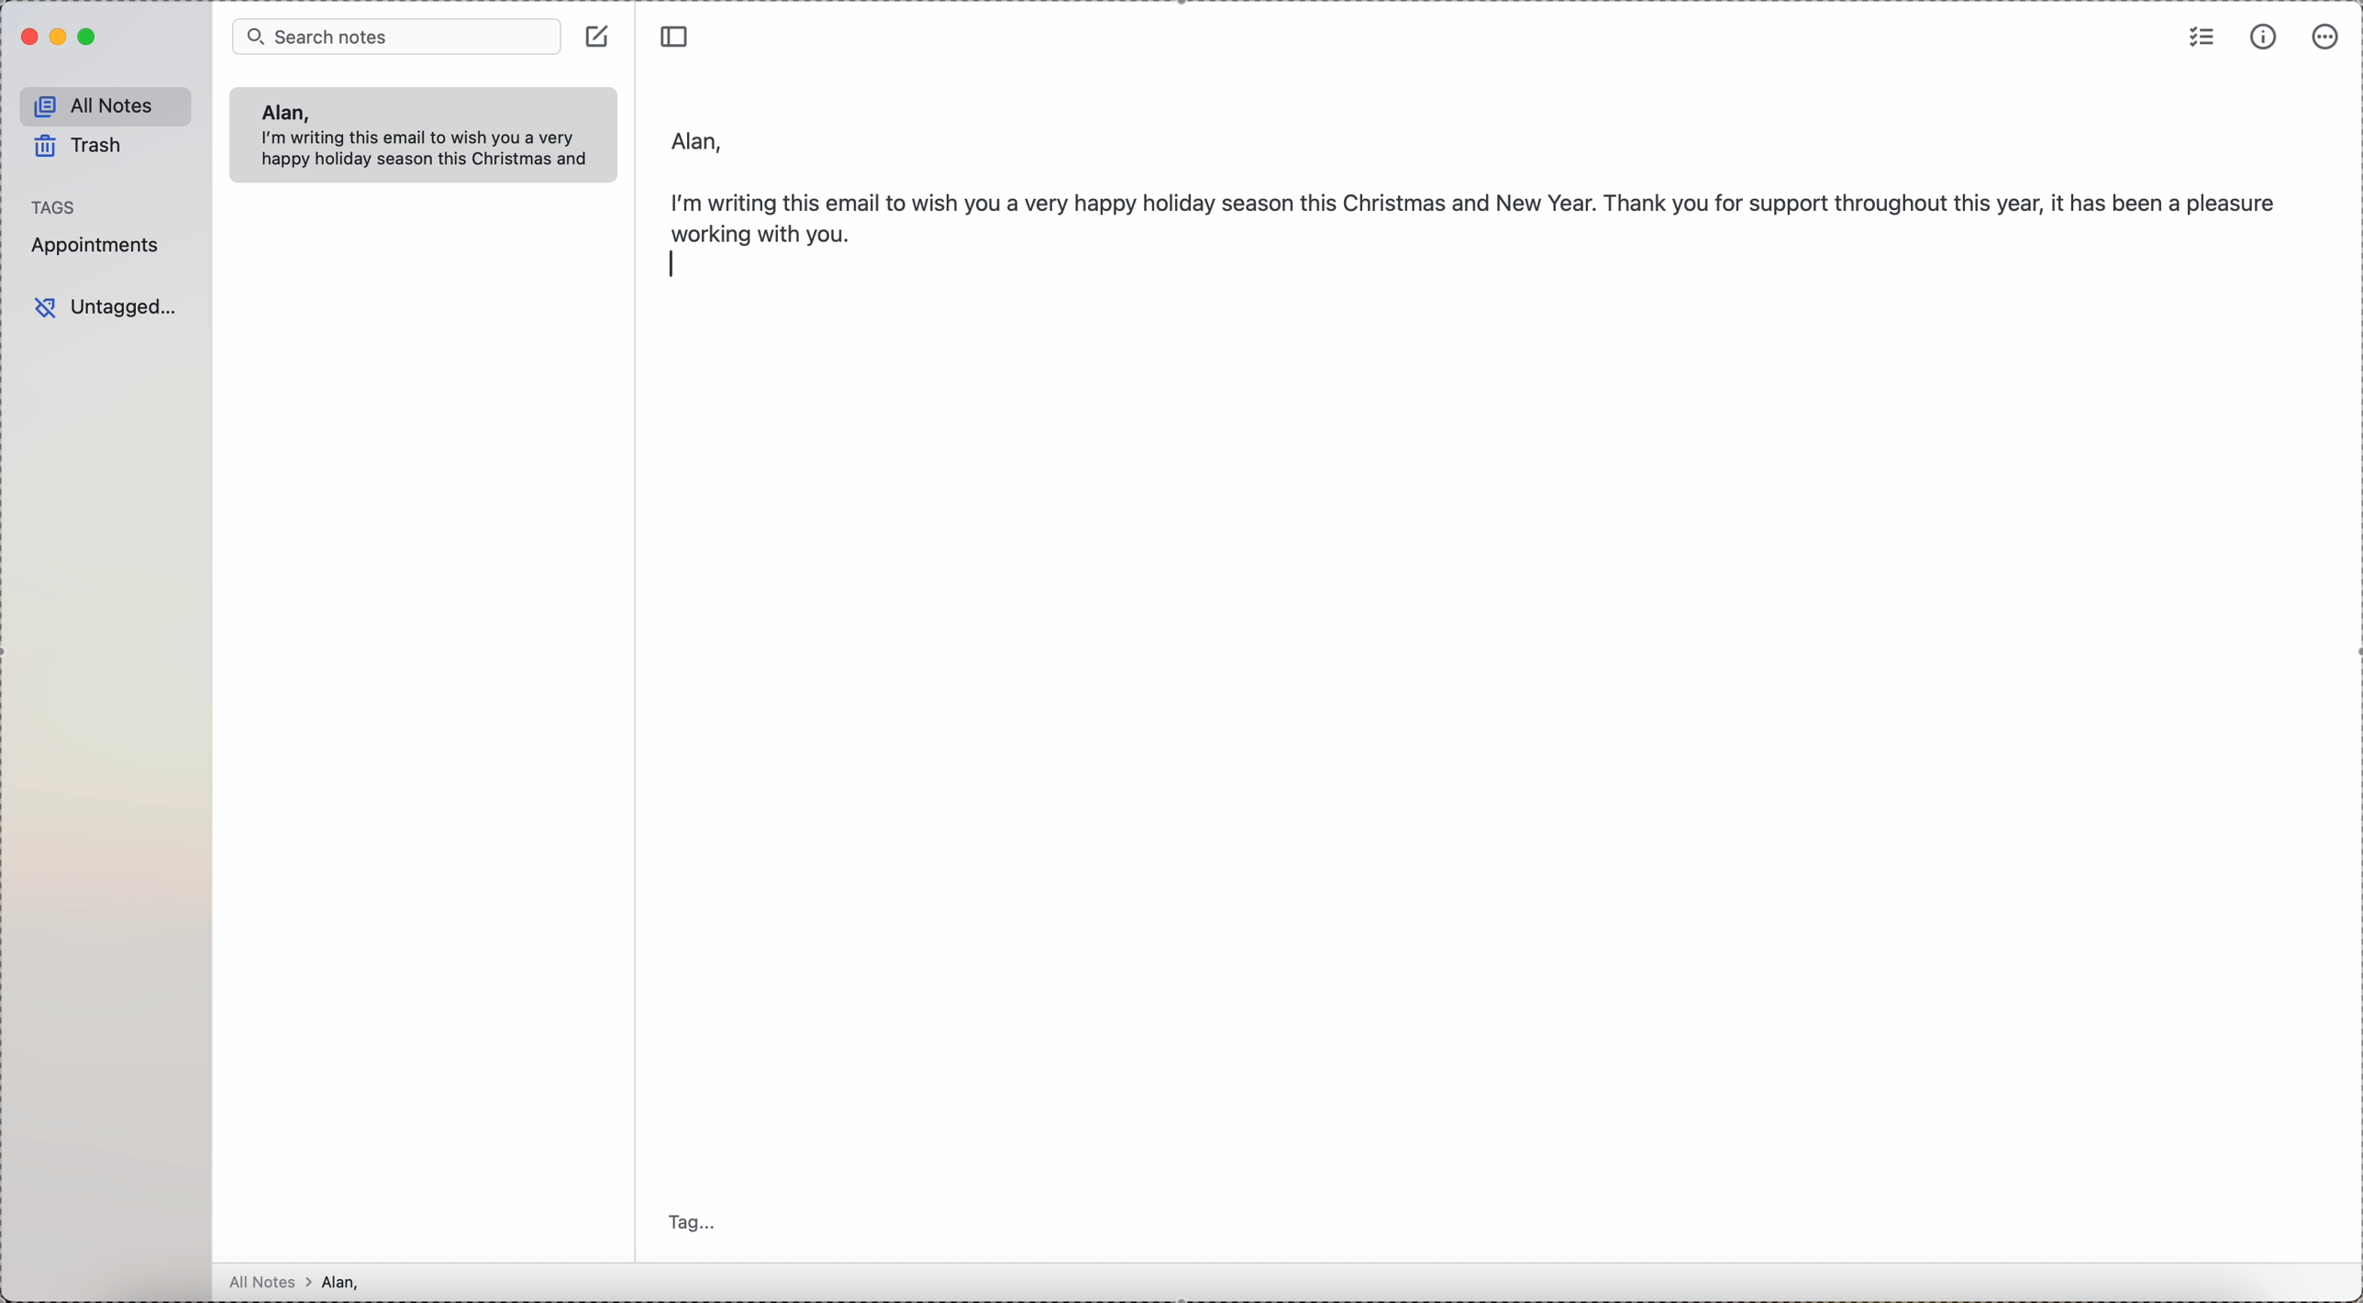  Describe the element at coordinates (431, 151) in the screenshot. I see `body text: I'm writing this email to wish you a very happy holiday season this Christmas and` at that location.